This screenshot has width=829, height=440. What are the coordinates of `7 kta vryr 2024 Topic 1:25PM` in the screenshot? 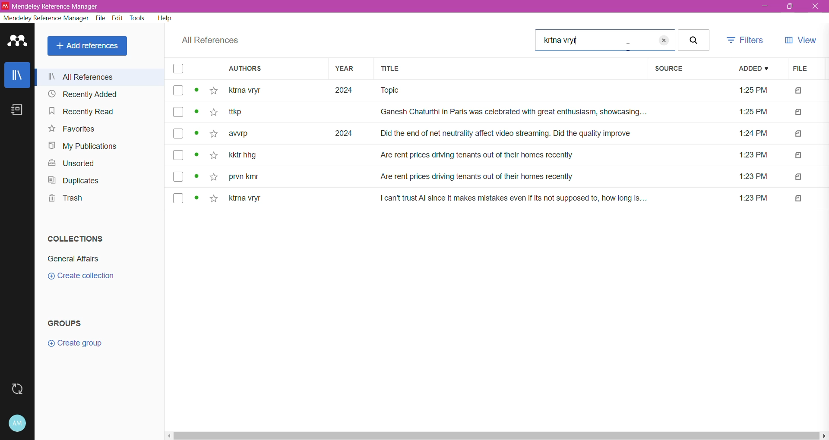 It's located at (503, 92).